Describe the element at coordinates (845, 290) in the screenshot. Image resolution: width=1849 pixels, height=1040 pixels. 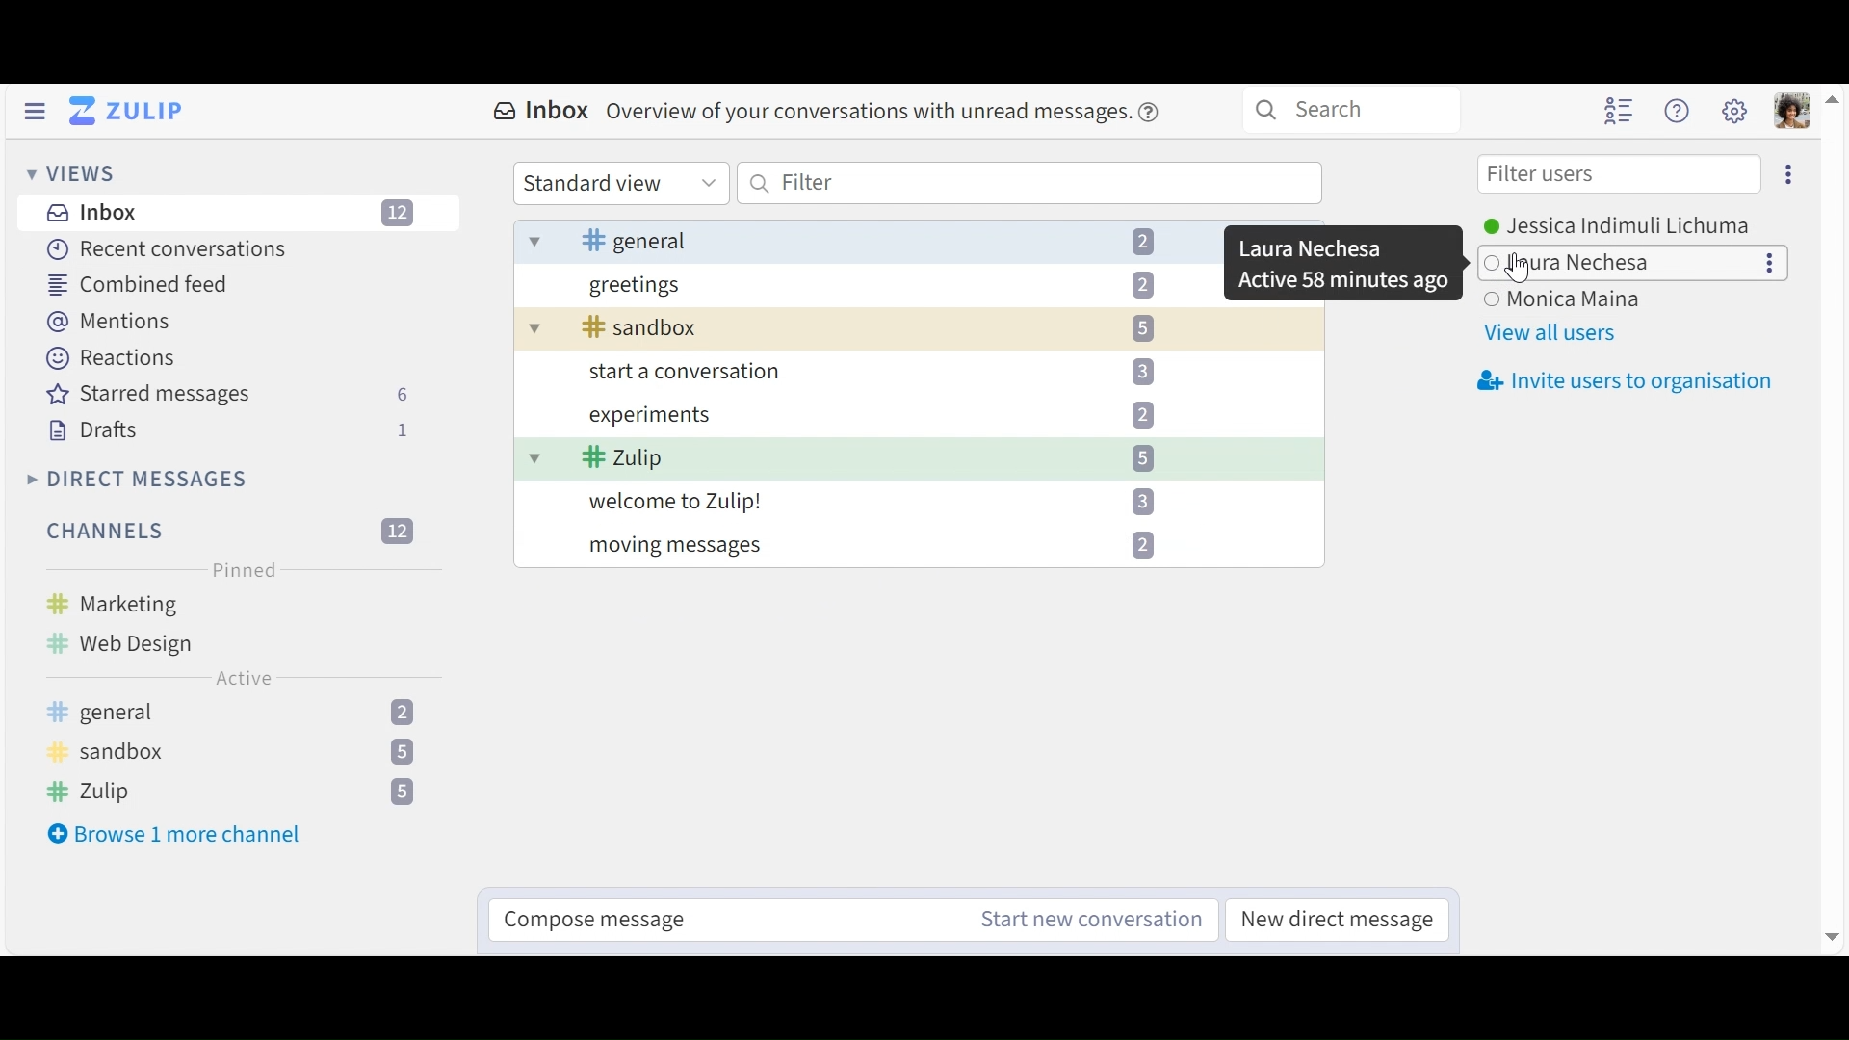
I see `greetings` at that location.